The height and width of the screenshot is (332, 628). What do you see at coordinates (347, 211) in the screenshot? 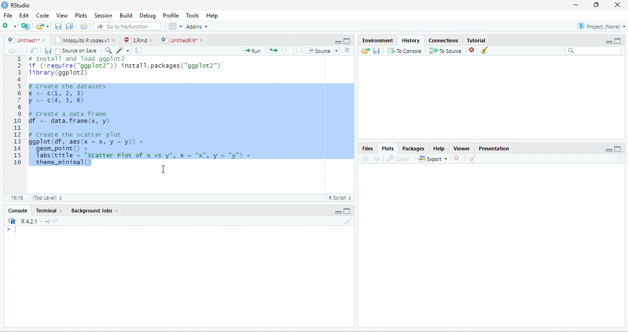
I see `Maximize` at bounding box center [347, 211].